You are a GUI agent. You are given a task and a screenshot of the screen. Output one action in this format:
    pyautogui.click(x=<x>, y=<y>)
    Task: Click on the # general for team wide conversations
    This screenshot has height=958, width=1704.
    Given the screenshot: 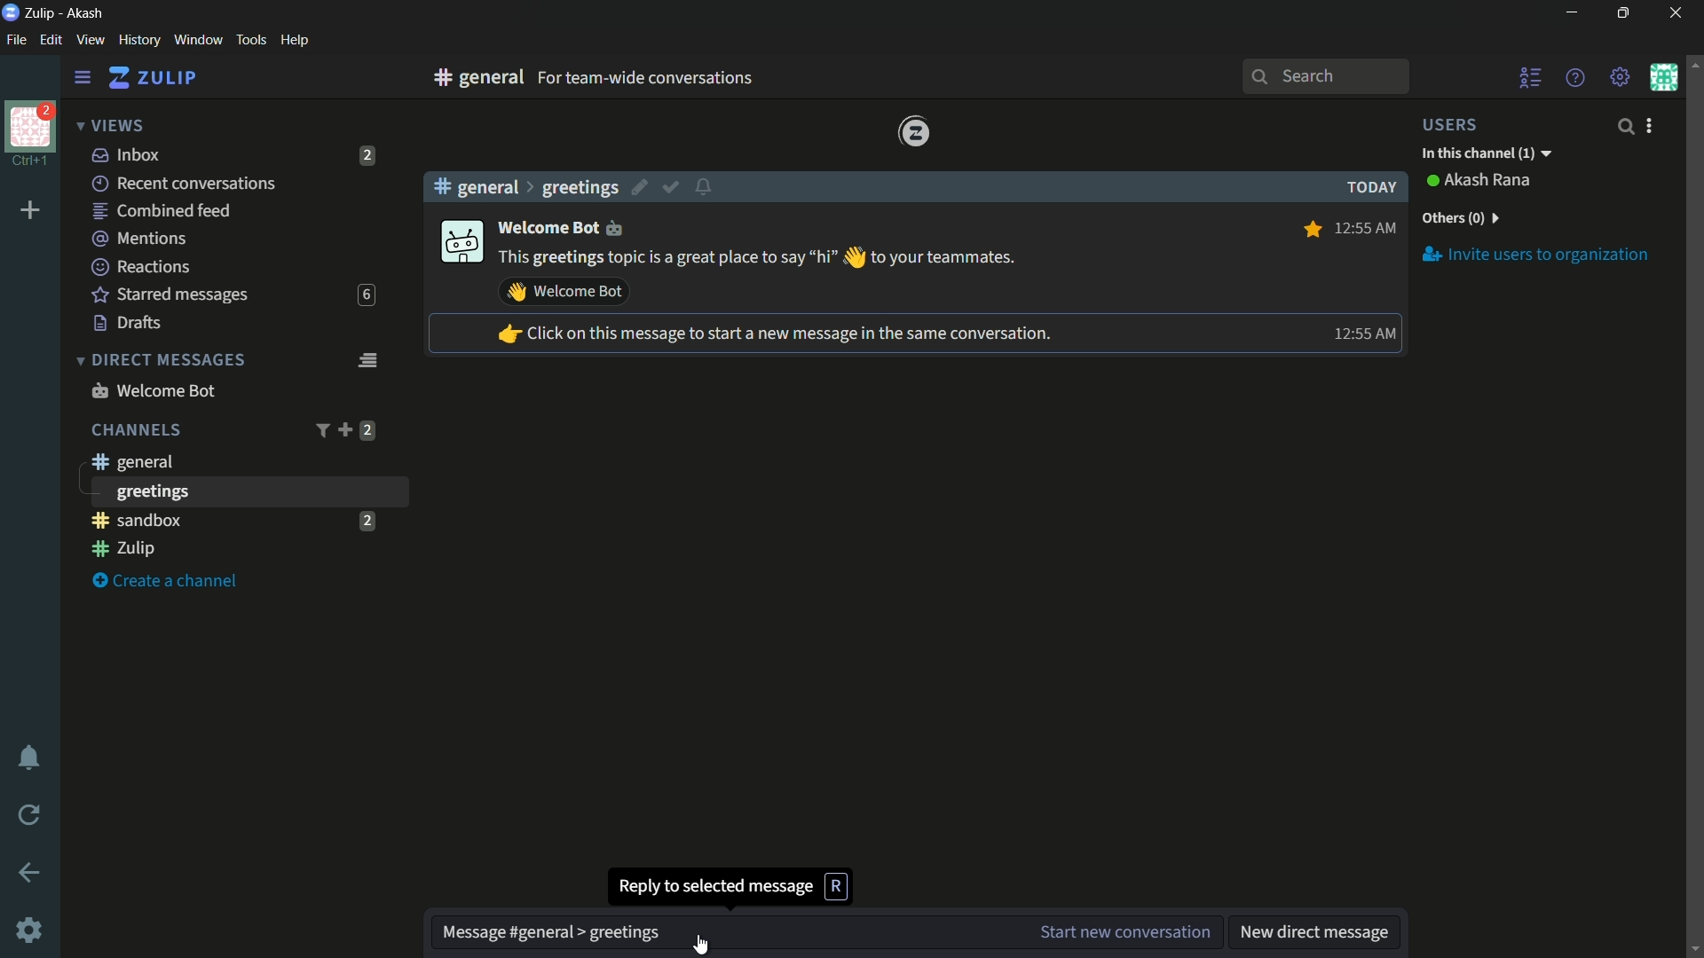 What is the action you would take?
    pyautogui.click(x=676, y=77)
    